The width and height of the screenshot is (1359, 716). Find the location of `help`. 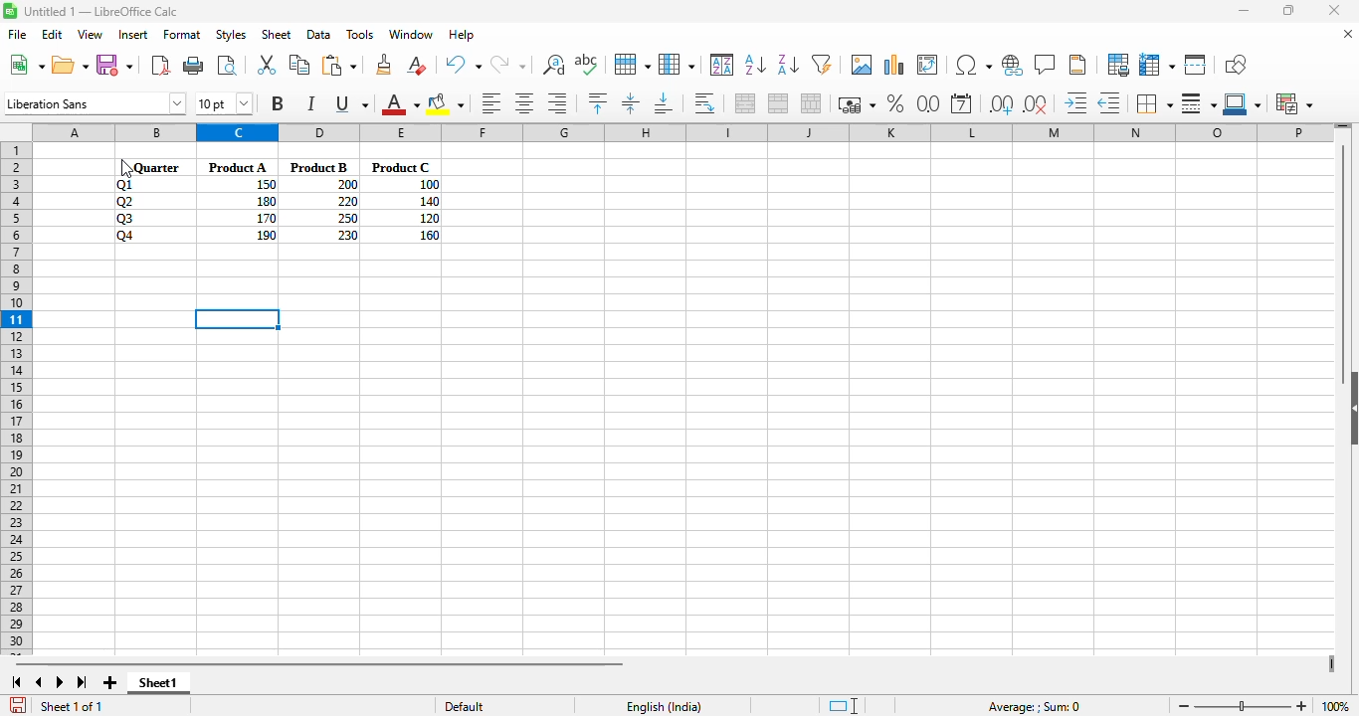

help is located at coordinates (462, 35).